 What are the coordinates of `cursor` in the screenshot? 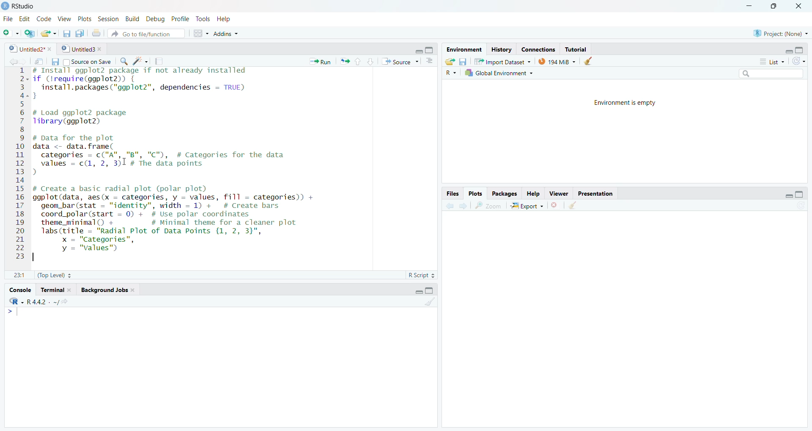 It's located at (125, 162).